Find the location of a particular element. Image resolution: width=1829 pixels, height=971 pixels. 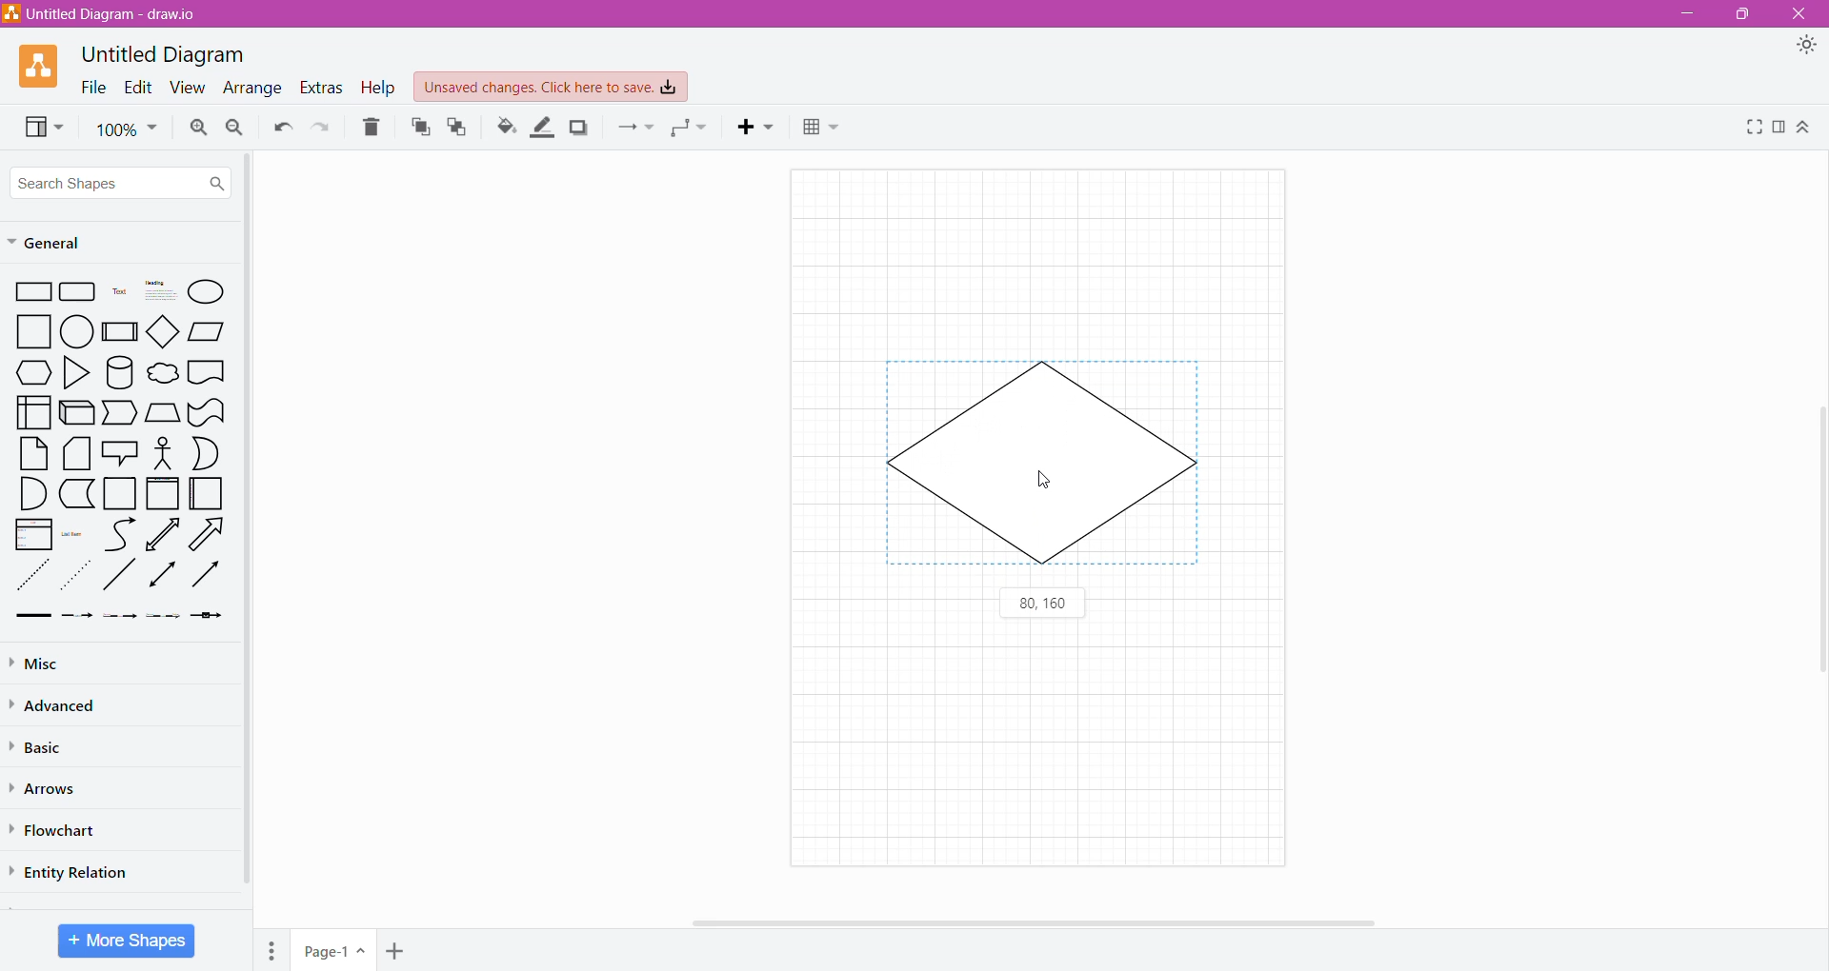

Dotted Line is located at coordinates (78, 580).